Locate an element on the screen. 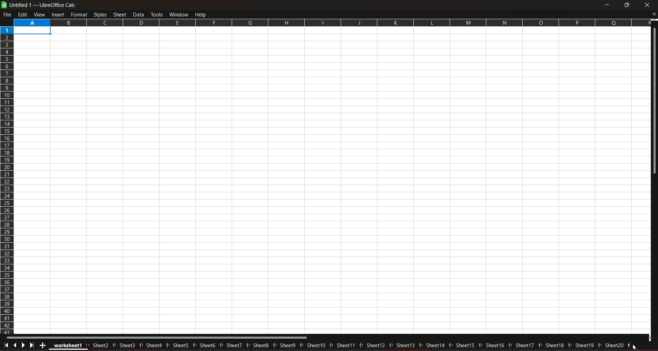 This screenshot has width=658, height=351. Last sheet is located at coordinates (33, 345).